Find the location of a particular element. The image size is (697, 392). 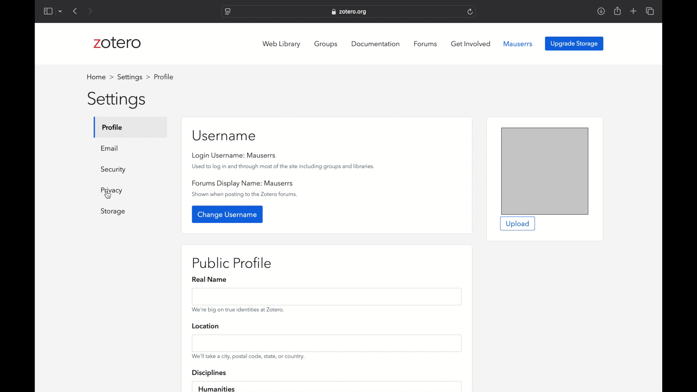

location is located at coordinates (207, 326).